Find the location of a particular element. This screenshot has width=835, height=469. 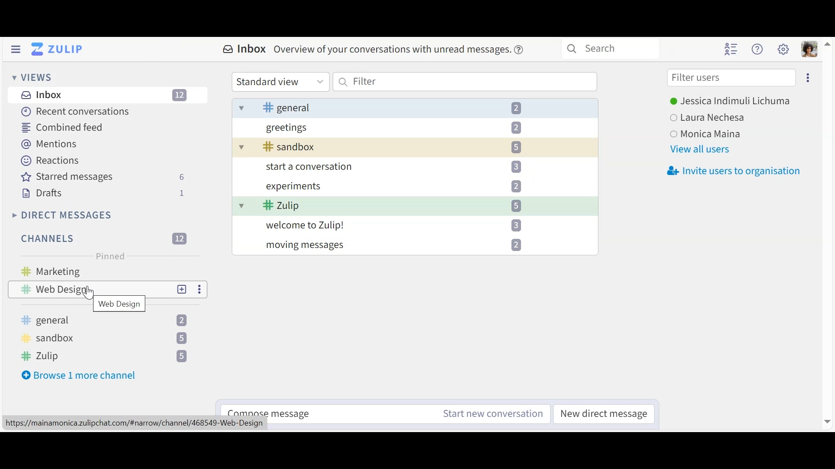

vertical scrollbar is located at coordinates (829, 234).